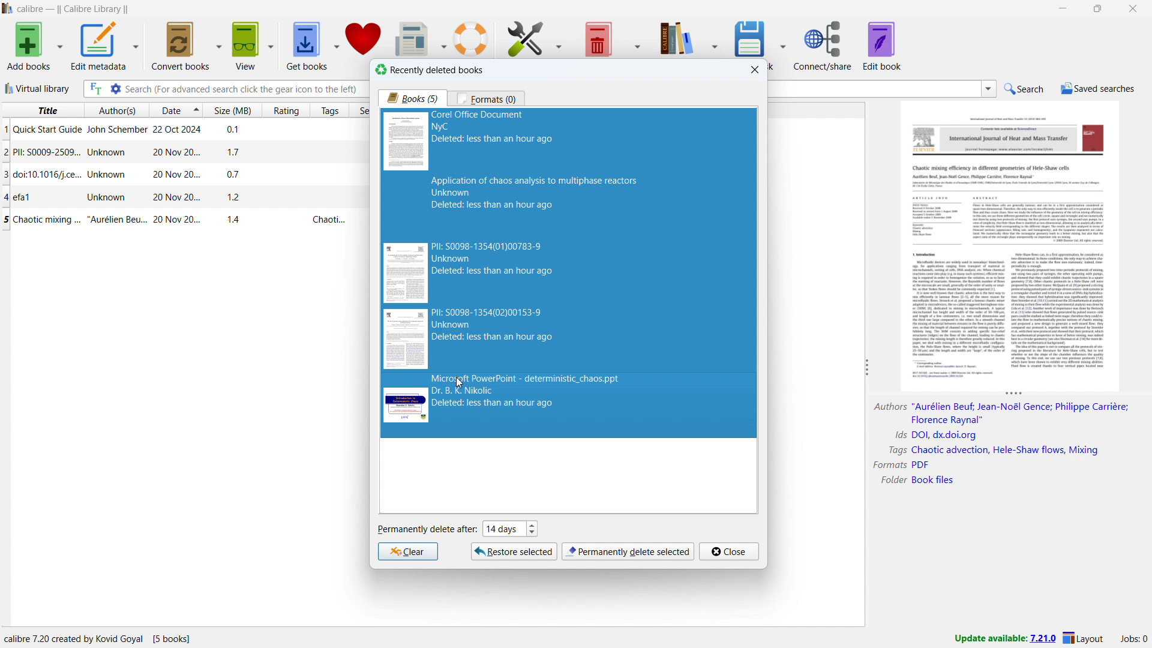 The height and width of the screenshot is (648, 1152). I want to click on resize, so click(865, 368).